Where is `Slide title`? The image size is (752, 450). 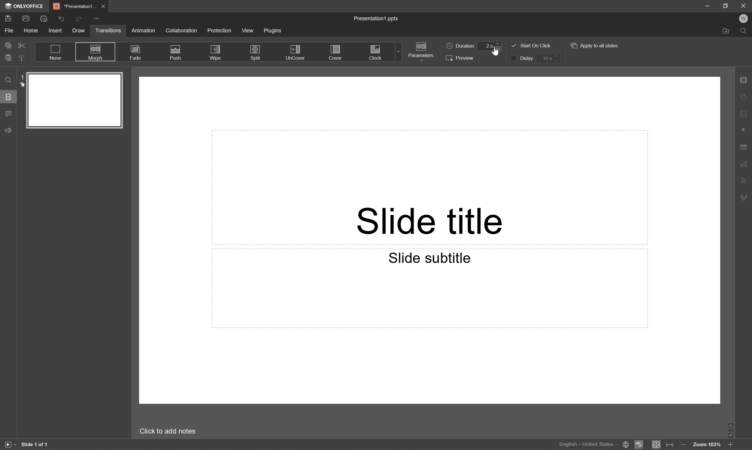 Slide title is located at coordinates (429, 222).